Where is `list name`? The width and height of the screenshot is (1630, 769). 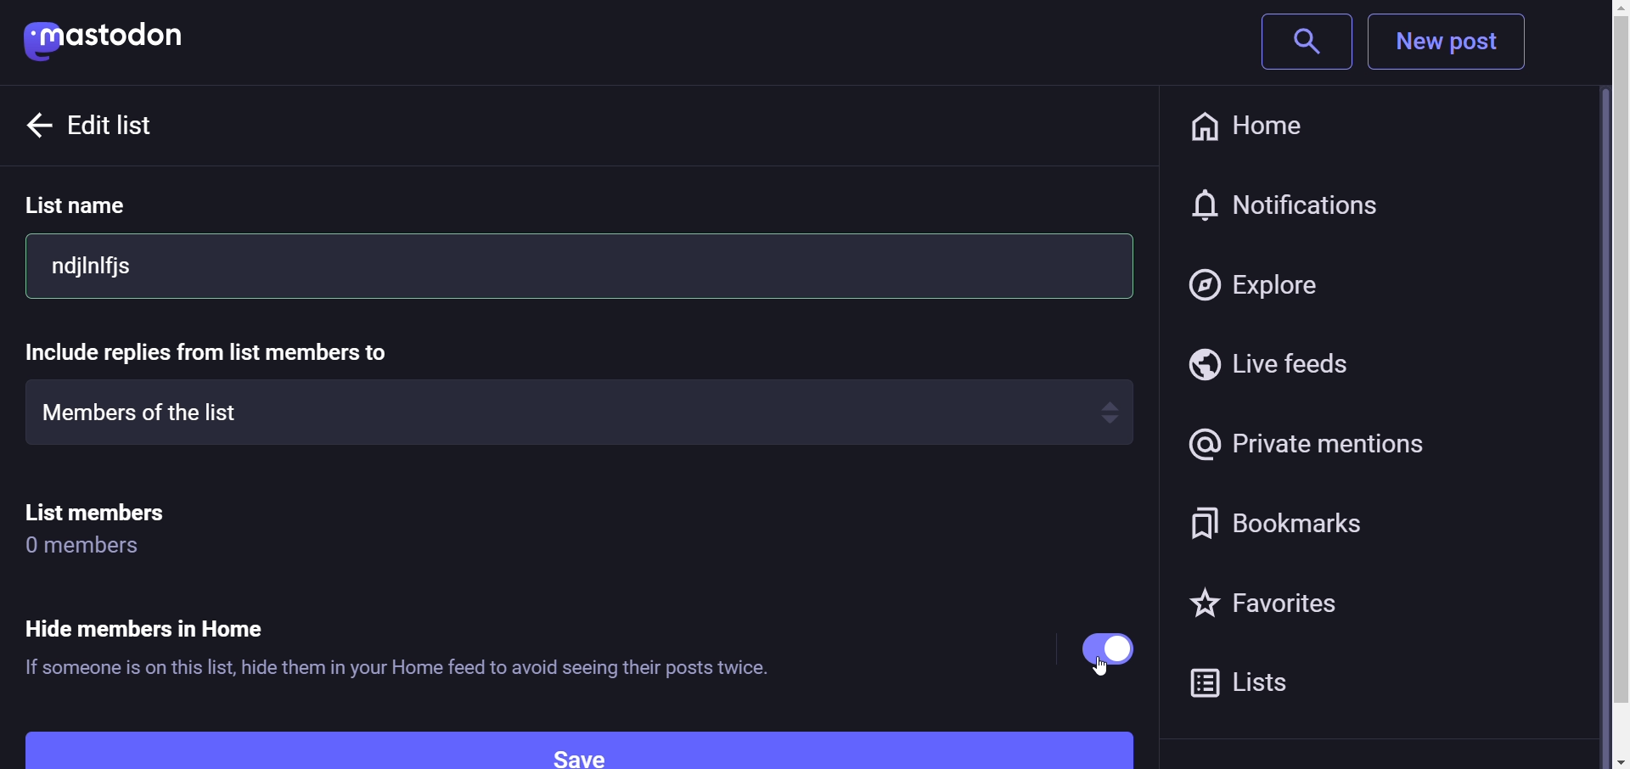
list name is located at coordinates (104, 208).